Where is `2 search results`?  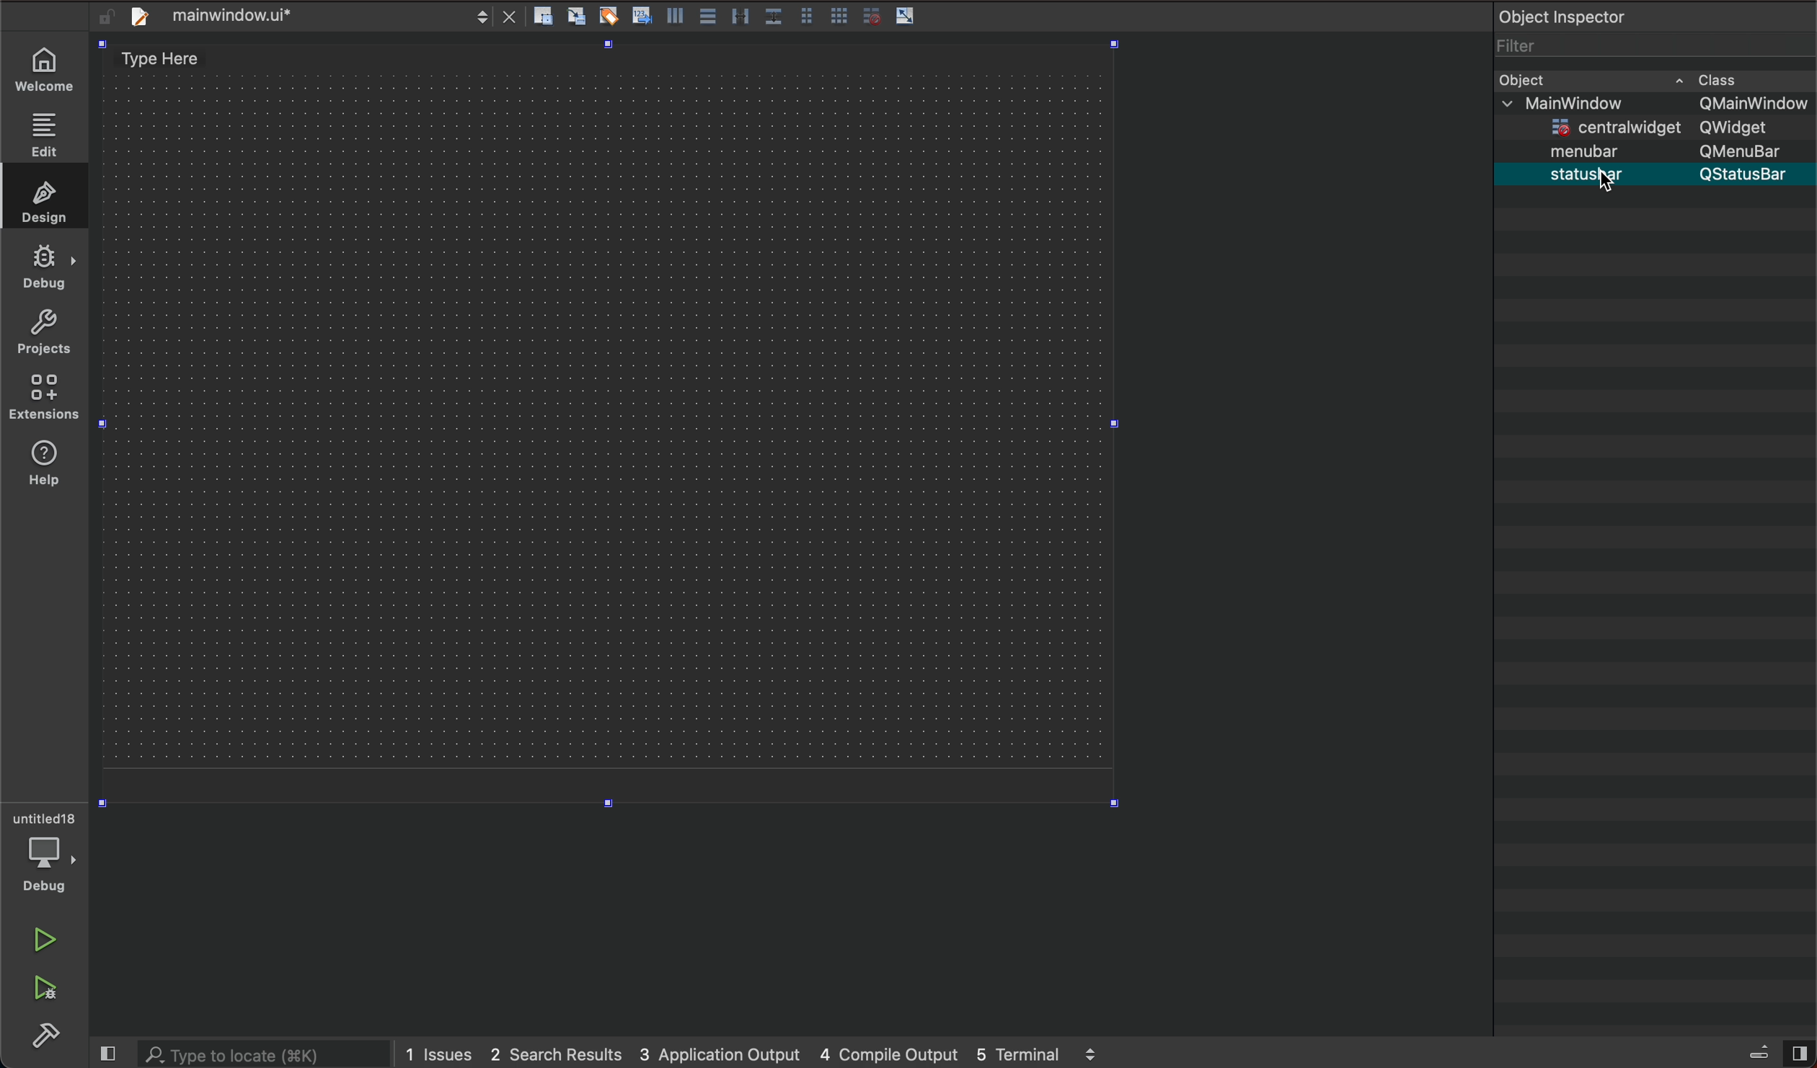
2 search results is located at coordinates (555, 1051).